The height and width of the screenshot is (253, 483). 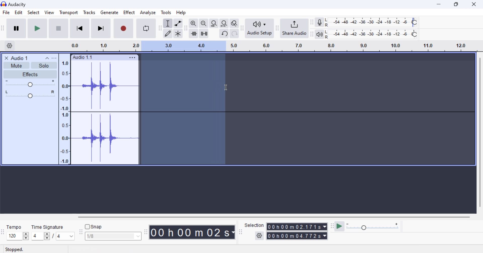 What do you see at coordinates (129, 13) in the screenshot?
I see `Effect` at bounding box center [129, 13].